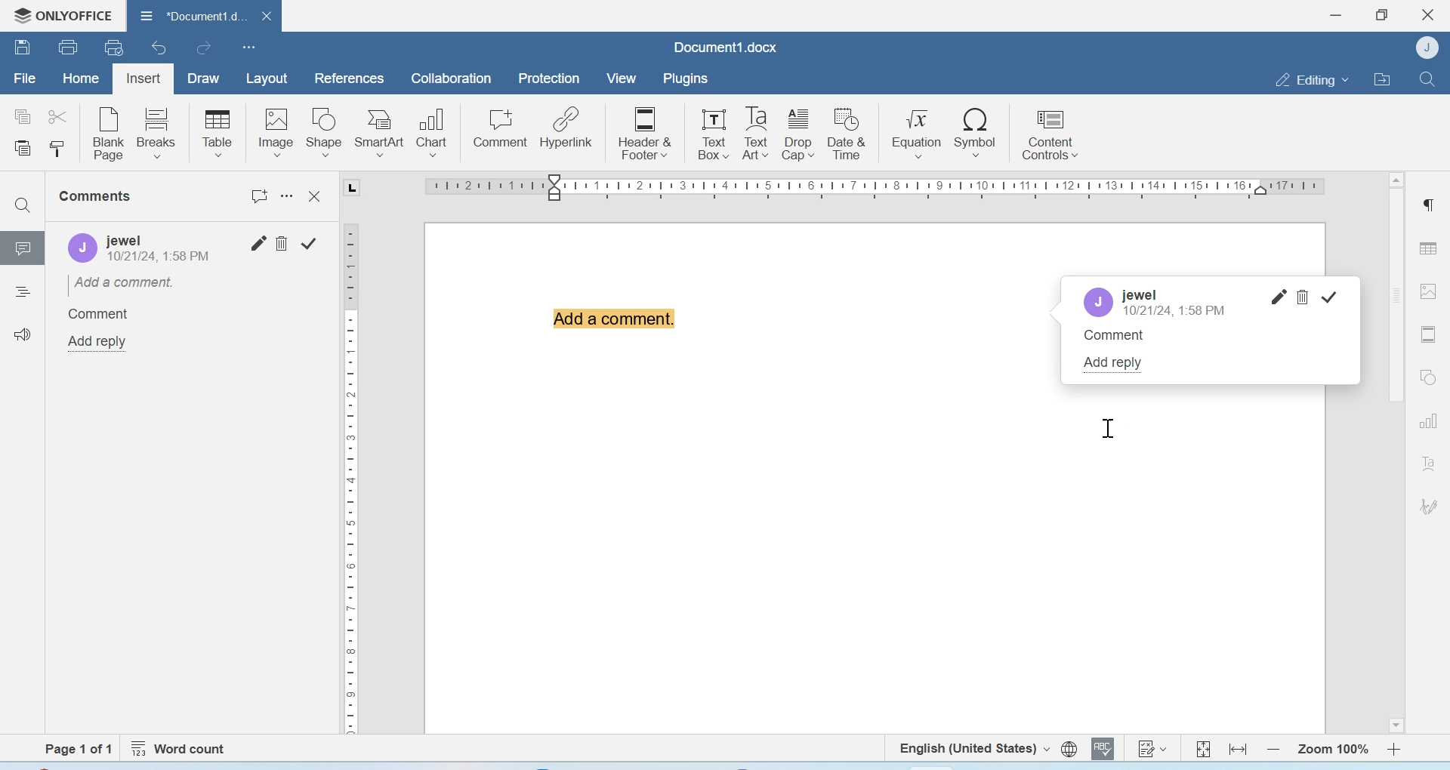  Describe the element at coordinates (1101, 302) in the screenshot. I see `Account` at that location.